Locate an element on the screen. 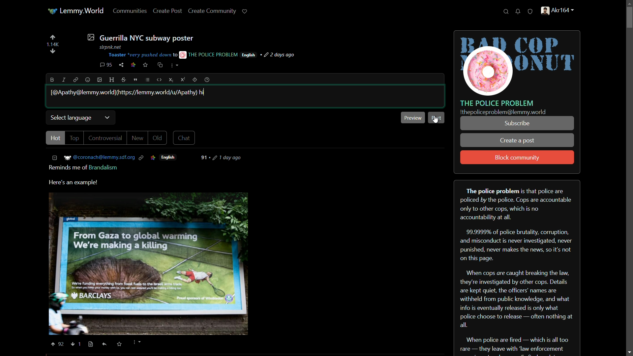 The width and height of the screenshot is (633, 356). subscript is located at coordinates (172, 80).